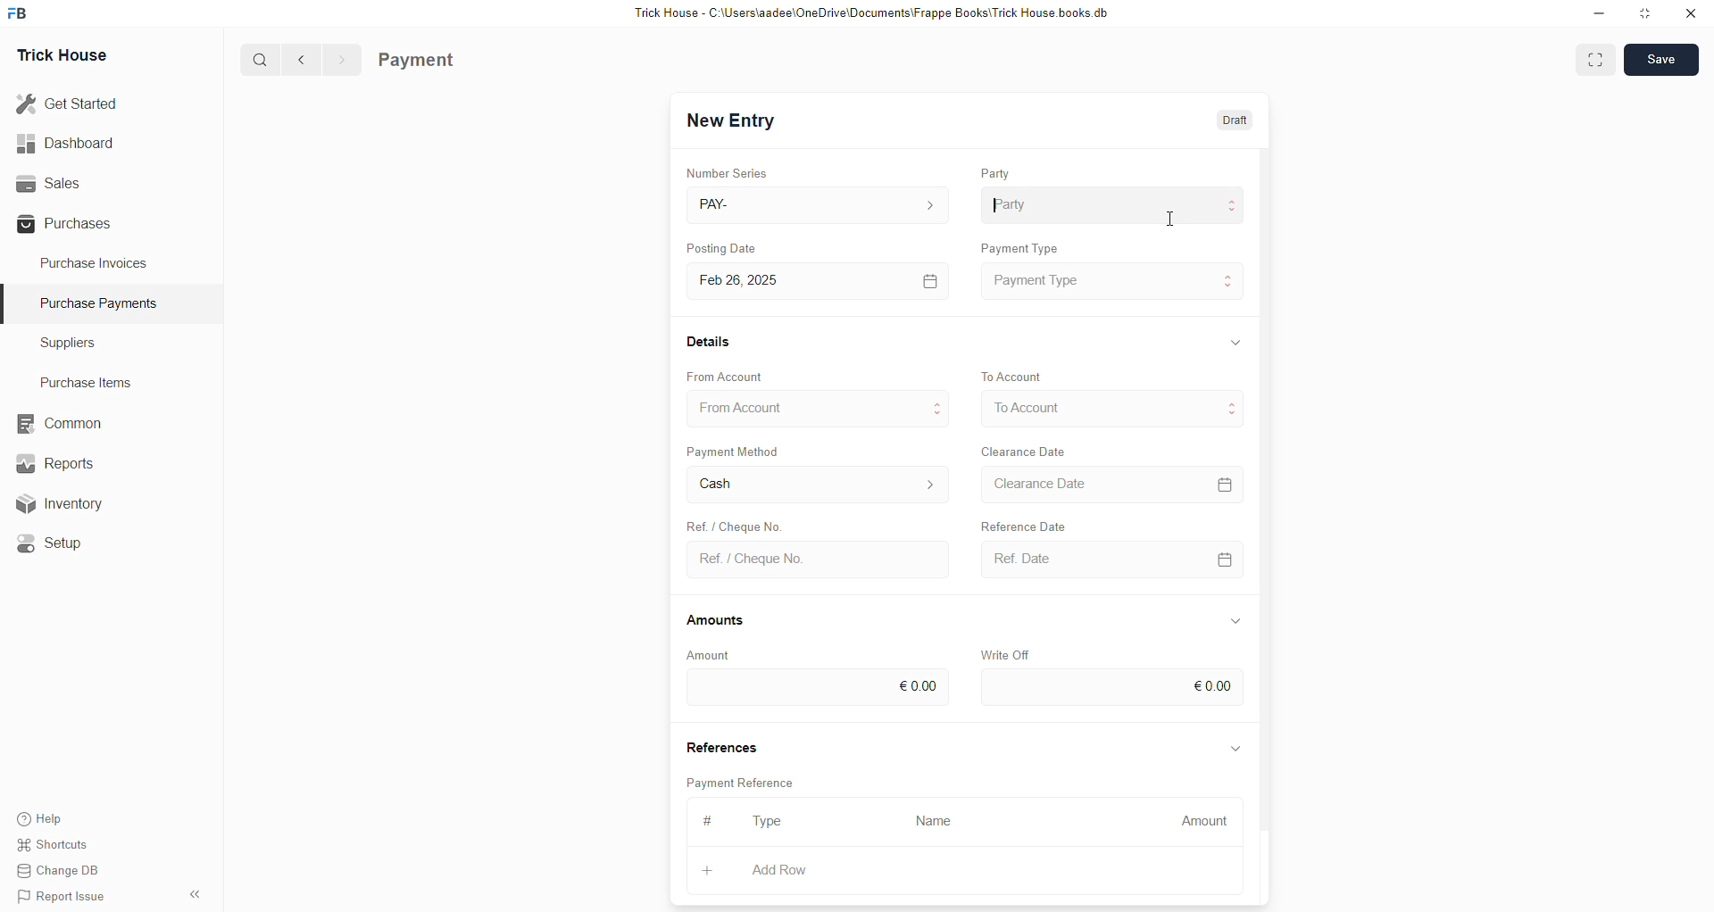 The width and height of the screenshot is (1714, 912). What do you see at coordinates (262, 60) in the screenshot?
I see `search` at bounding box center [262, 60].